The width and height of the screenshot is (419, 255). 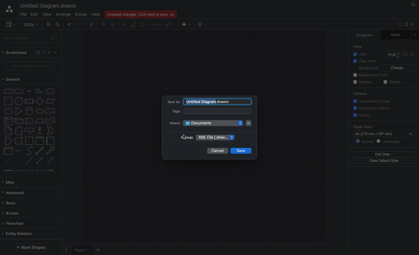 What do you see at coordinates (12, 79) in the screenshot?
I see `General` at bounding box center [12, 79].